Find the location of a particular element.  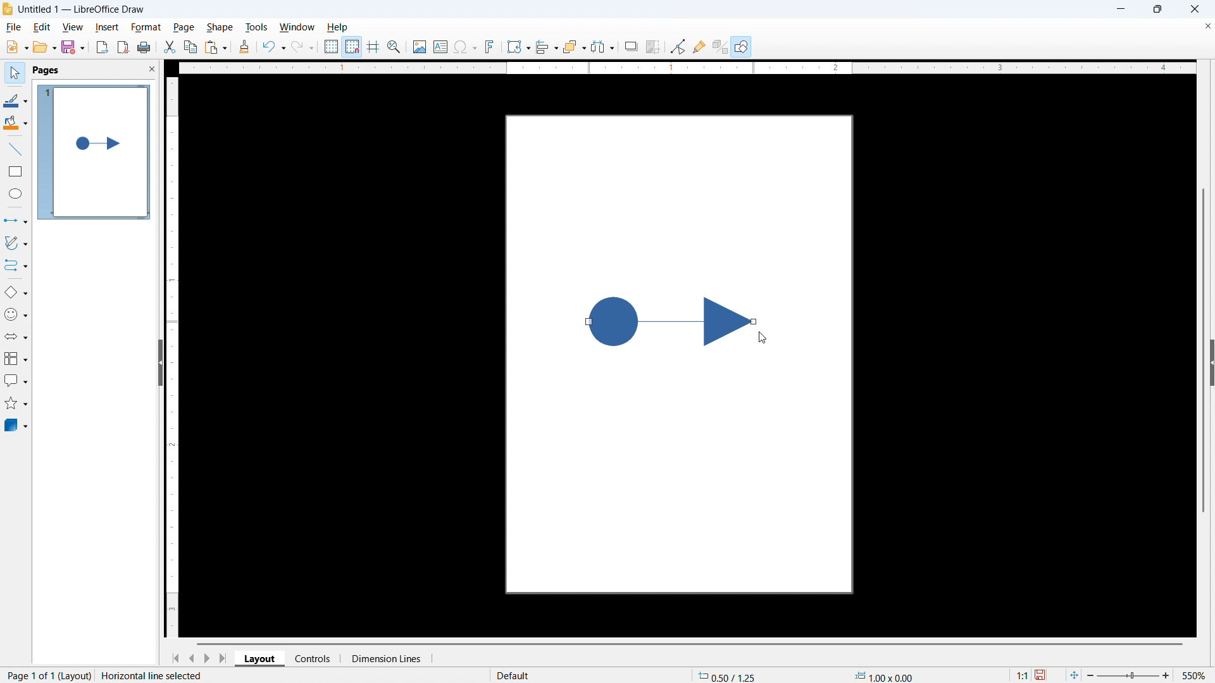

Transformations  is located at coordinates (518, 47).